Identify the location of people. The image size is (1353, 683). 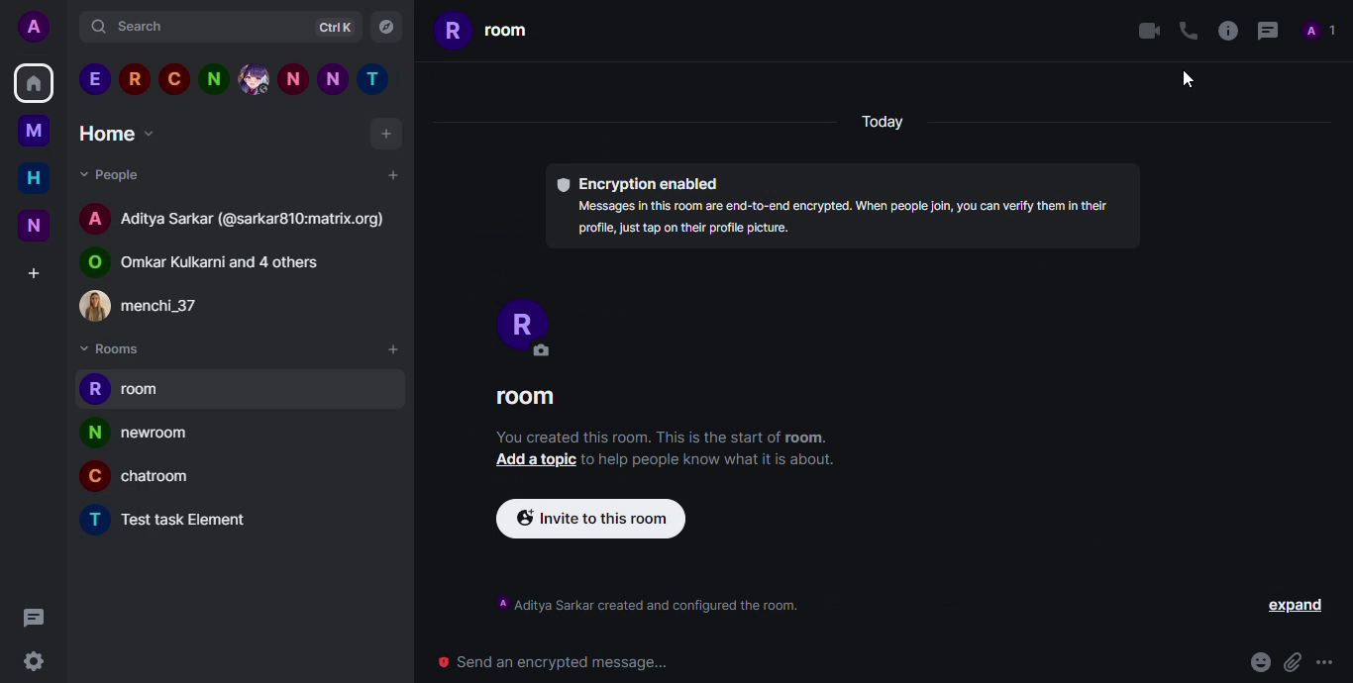
(110, 173).